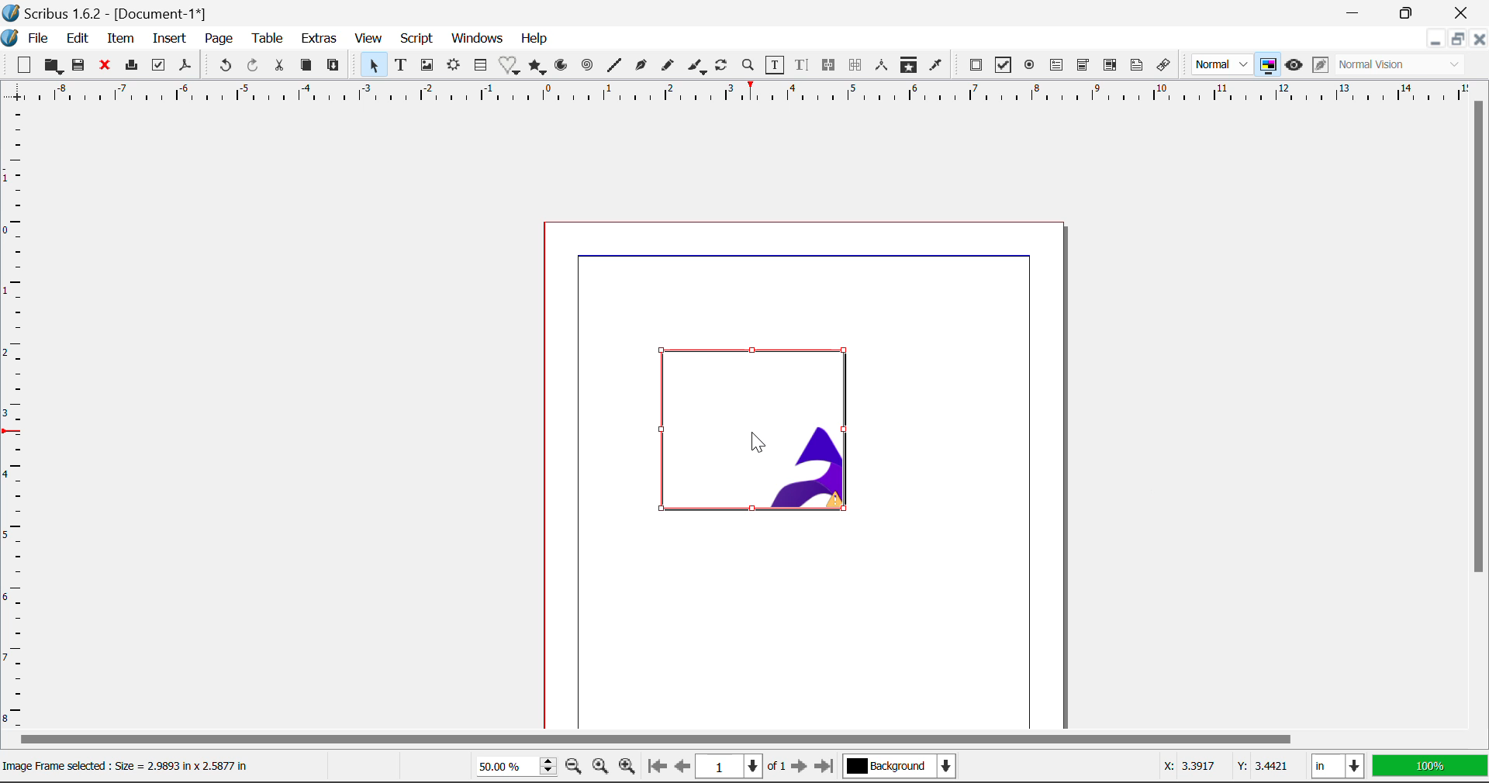  Describe the element at coordinates (937, 67) in the screenshot. I see `Eyedropper` at that location.